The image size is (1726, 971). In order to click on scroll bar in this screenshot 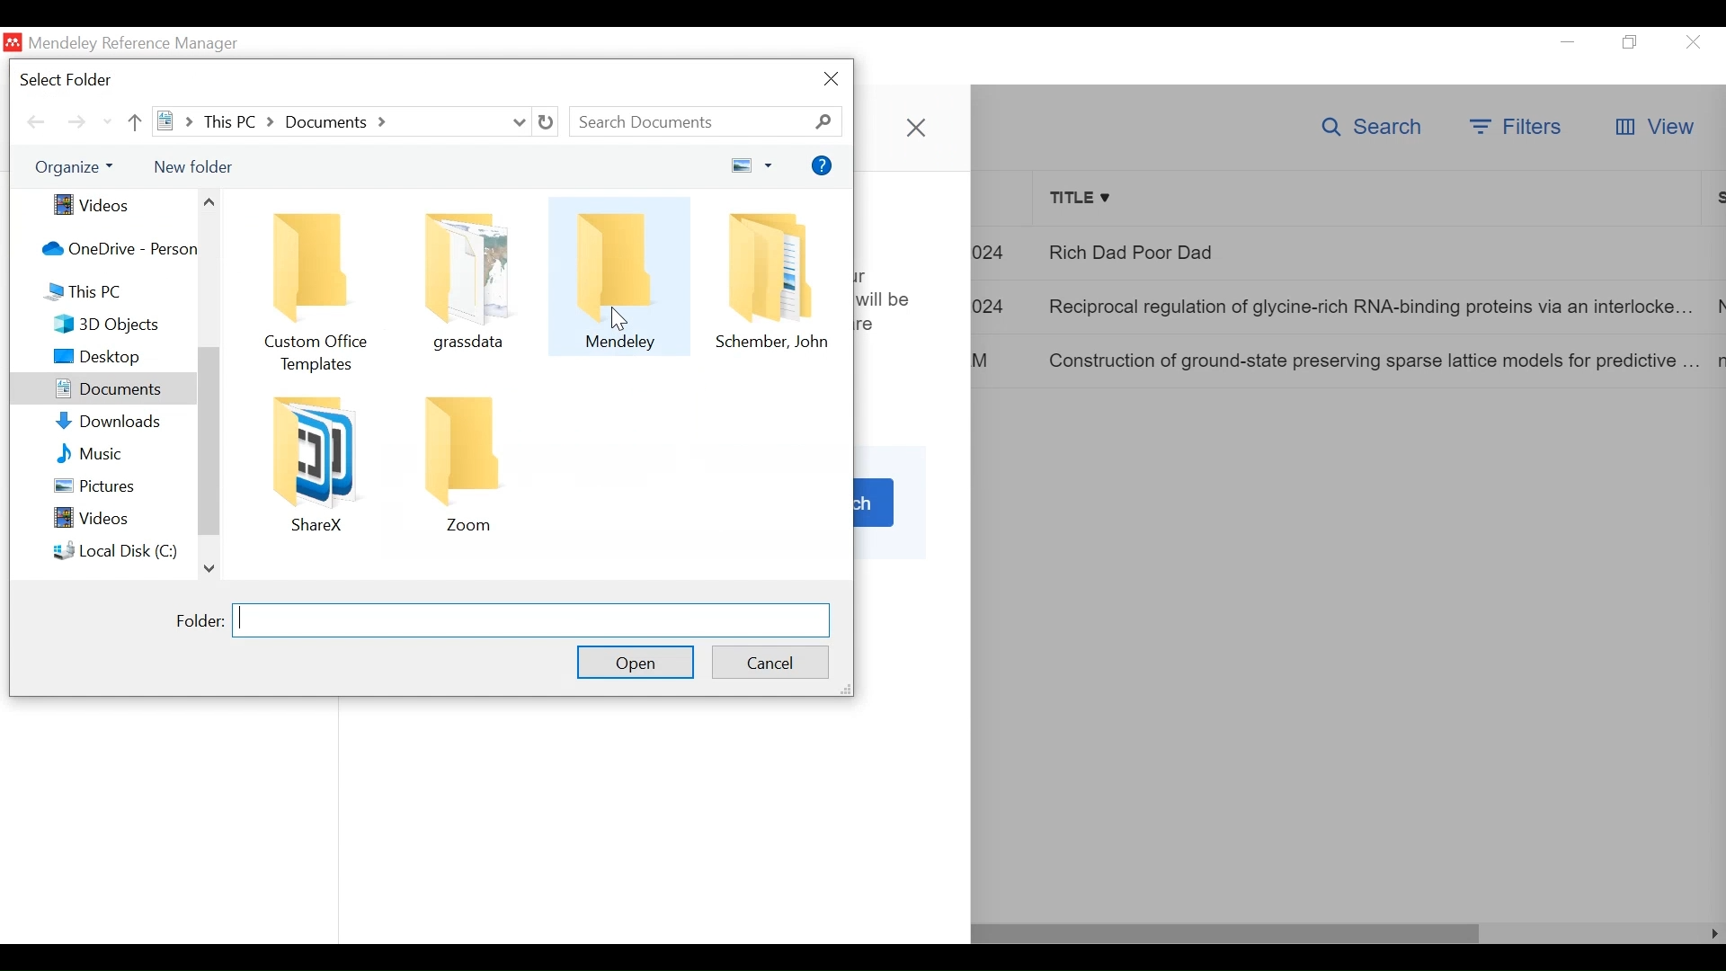, I will do `click(209, 441)`.